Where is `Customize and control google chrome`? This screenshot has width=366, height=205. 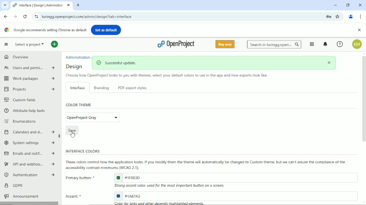
Customize and control google chrome is located at coordinates (361, 17).